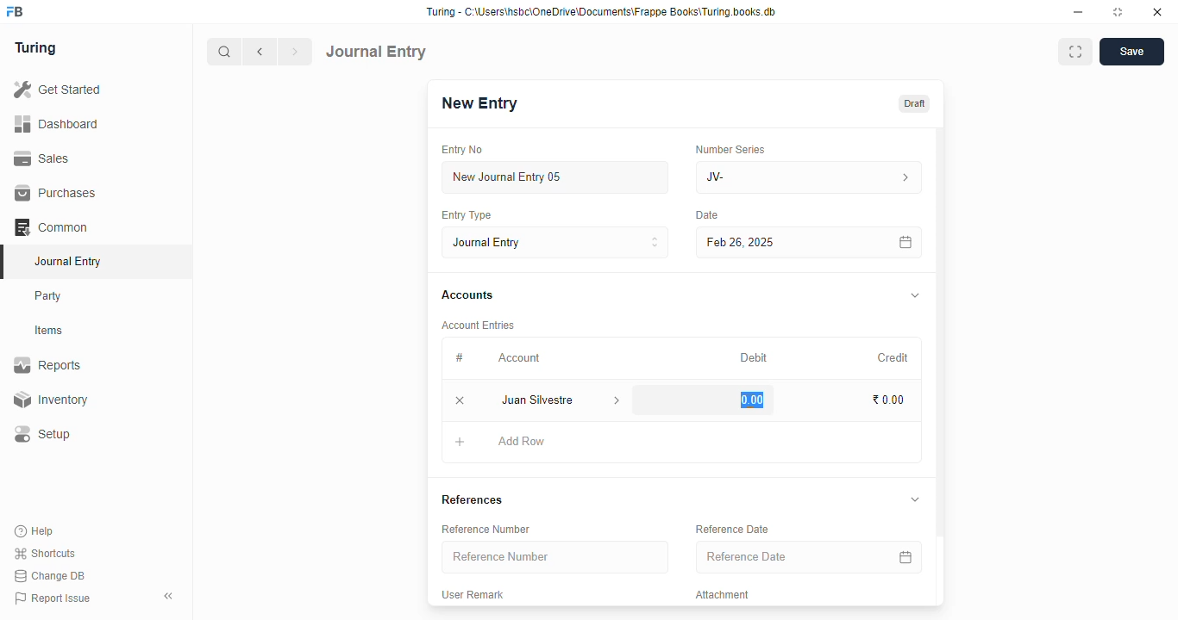 The image size is (1178, 620). I want to click on change DB, so click(50, 576).